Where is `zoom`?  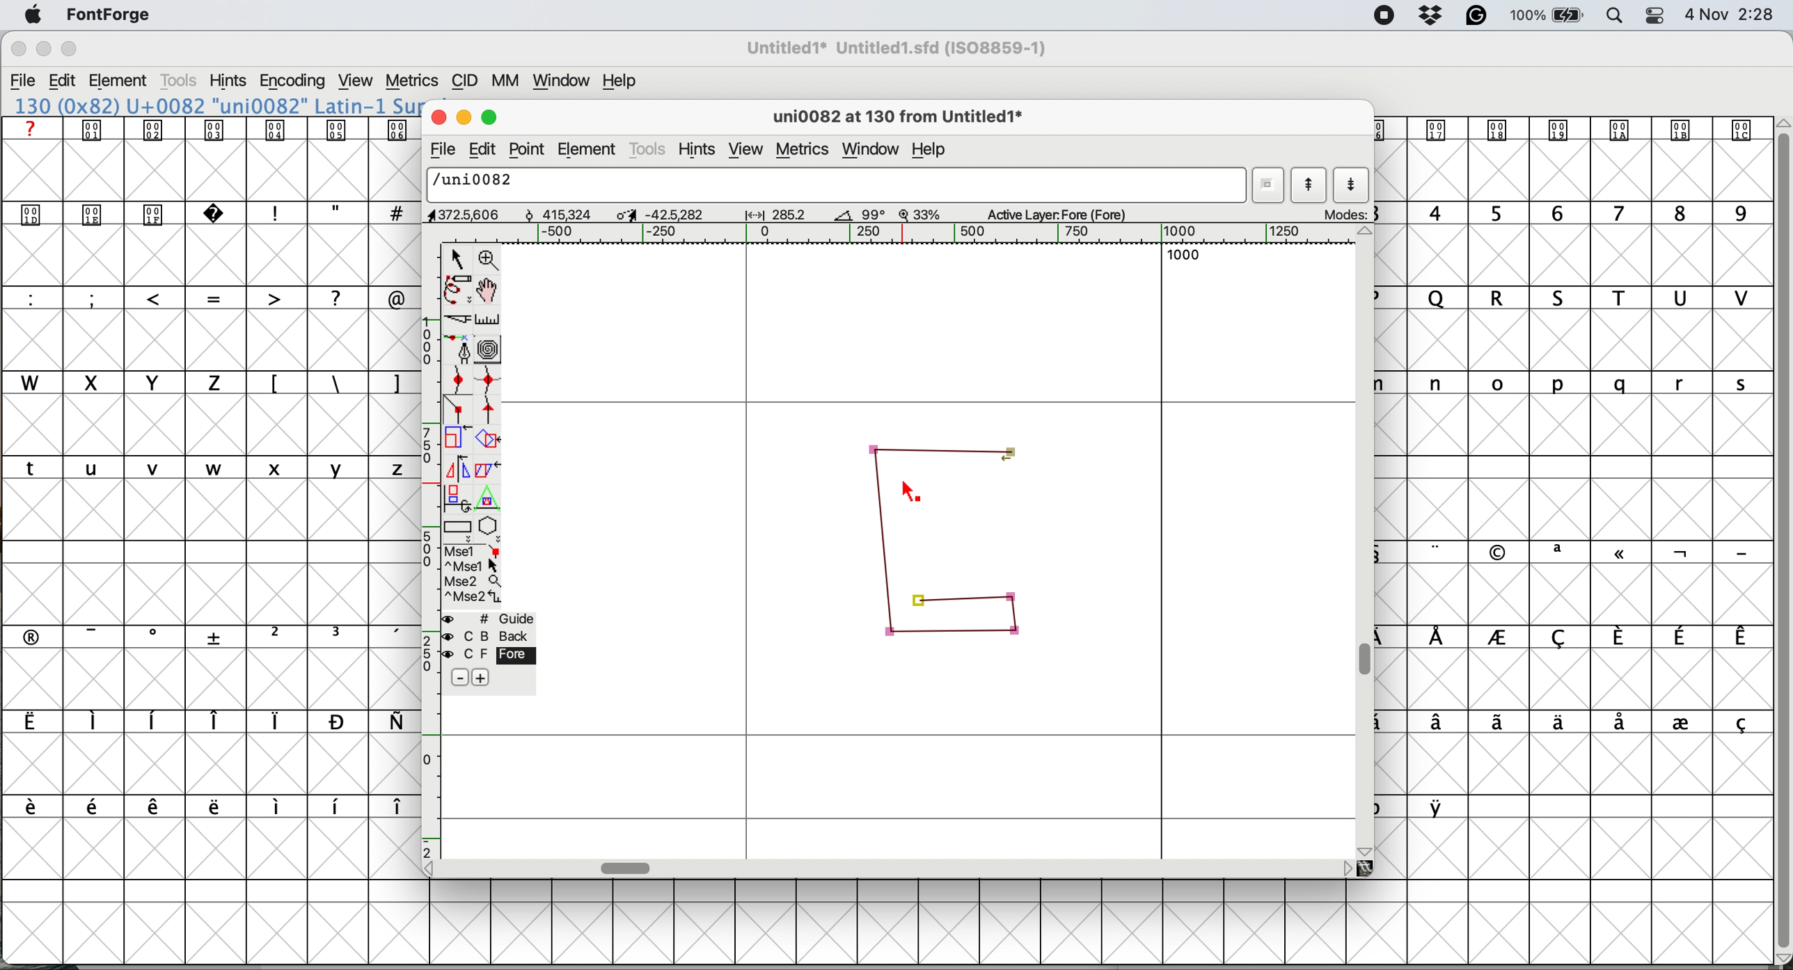 zoom is located at coordinates (490, 258).